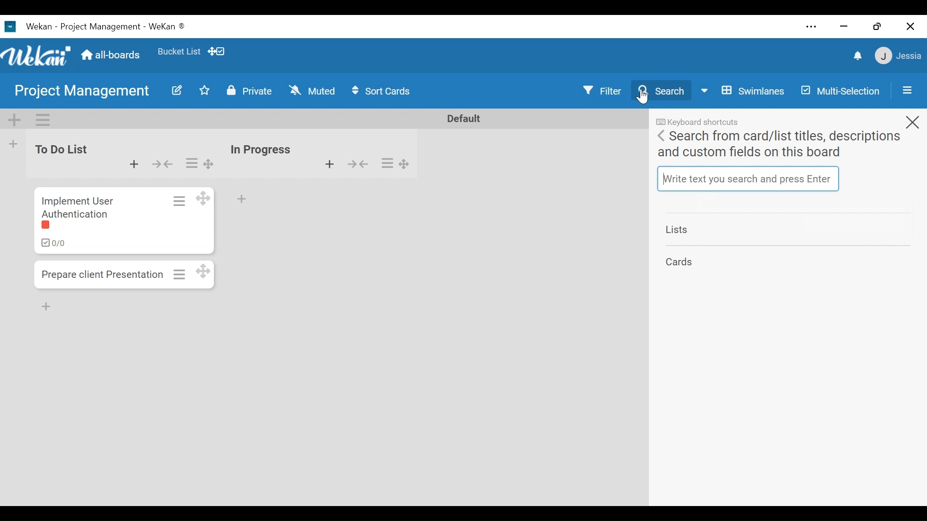 The height and width of the screenshot is (521, 927). Describe the element at coordinates (207, 271) in the screenshot. I see `Desktop drag handles` at that location.